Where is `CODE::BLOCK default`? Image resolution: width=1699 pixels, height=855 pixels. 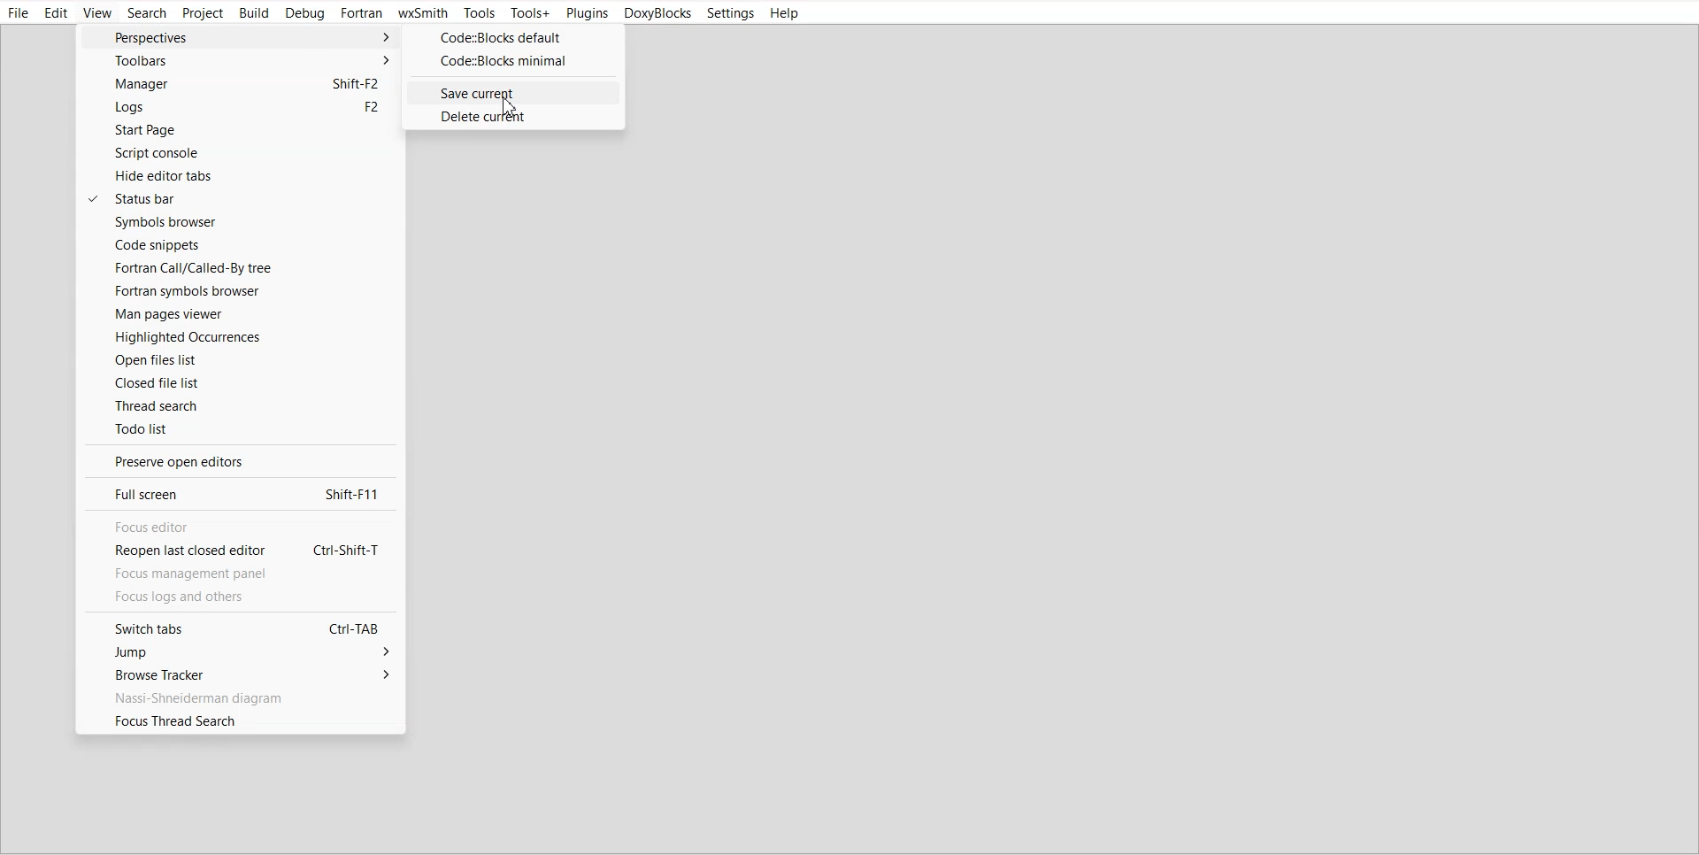
CODE::BLOCK default is located at coordinates (514, 37).